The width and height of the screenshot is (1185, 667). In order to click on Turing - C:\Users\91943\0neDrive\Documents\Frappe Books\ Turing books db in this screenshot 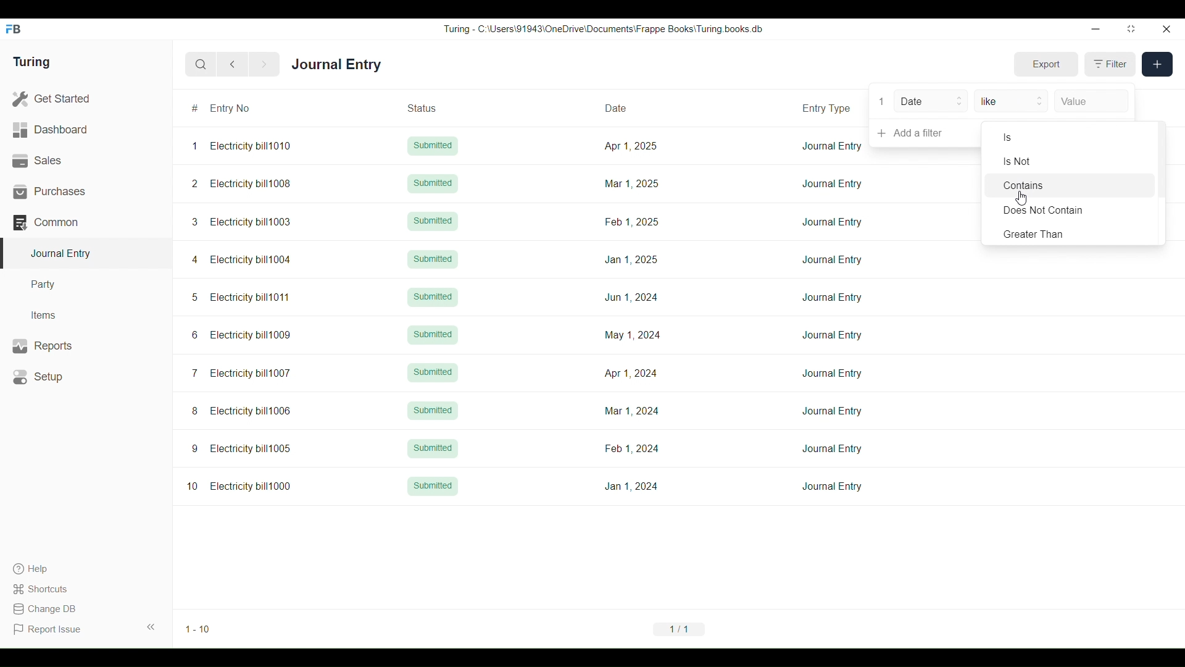, I will do `click(602, 29)`.